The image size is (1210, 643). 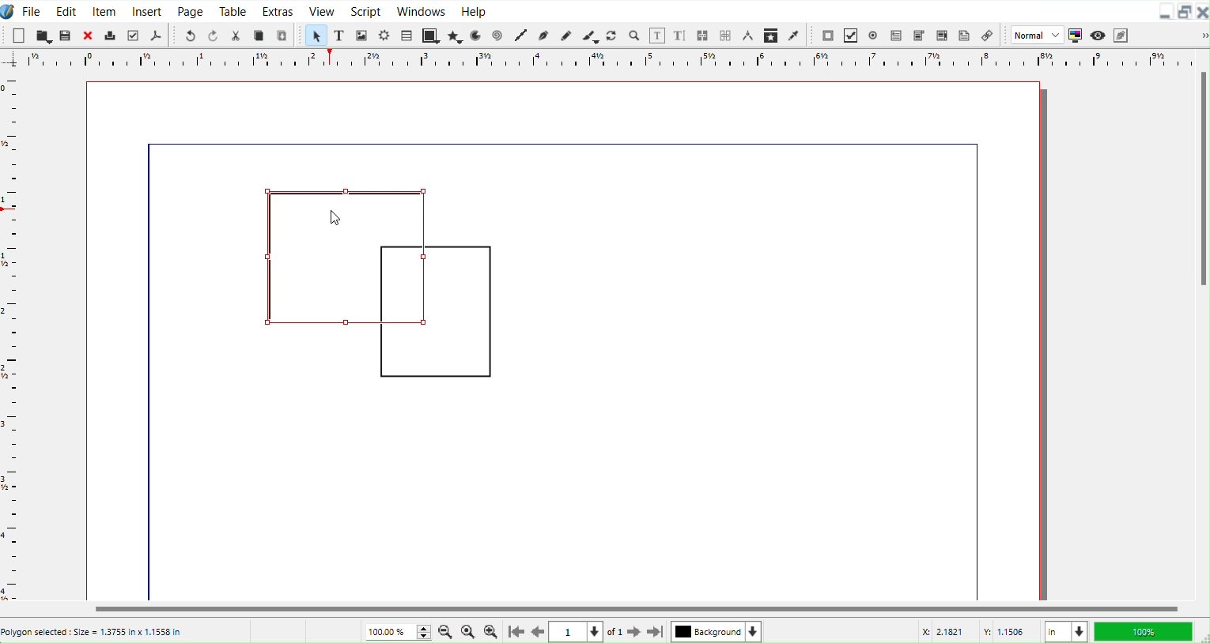 What do you see at coordinates (565, 35) in the screenshot?
I see `Freehand line` at bounding box center [565, 35].